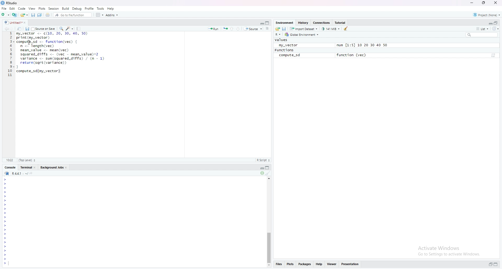  I want to click on Prompt cursor, so click(6, 222).